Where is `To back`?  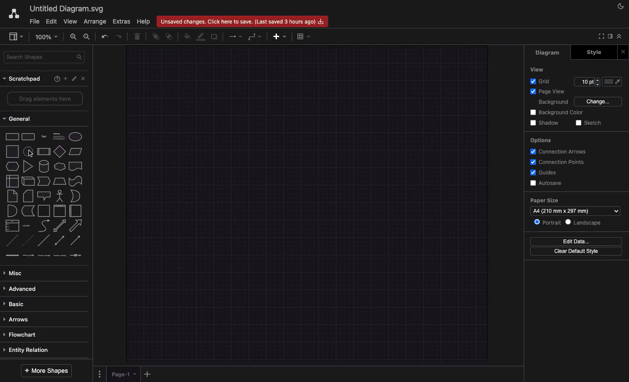 To back is located at coordinates (170, 36).